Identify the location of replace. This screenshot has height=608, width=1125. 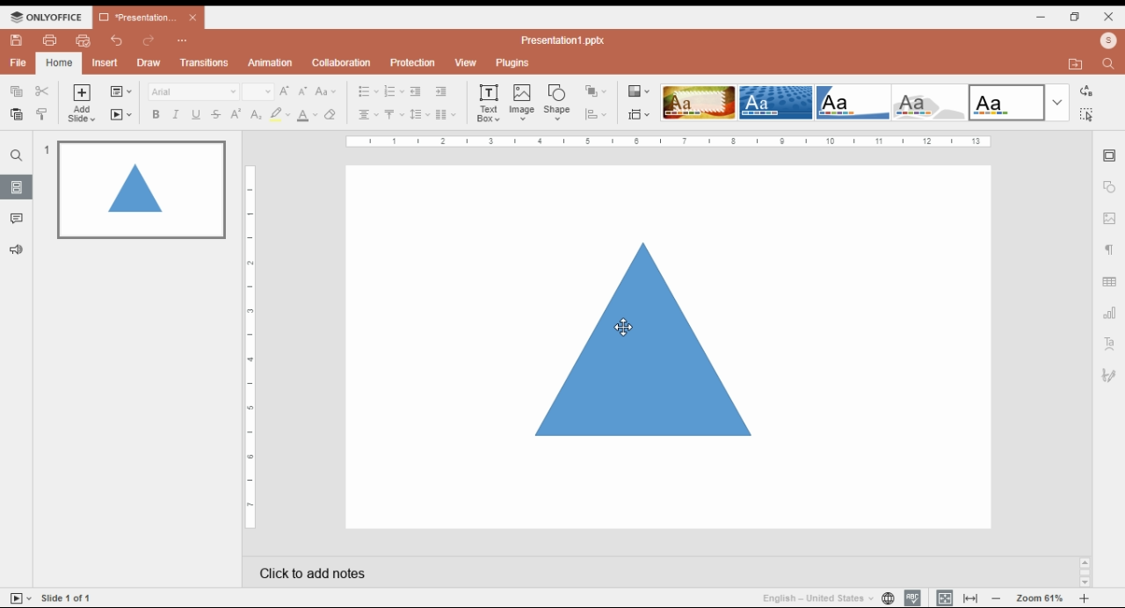
(1085, 90).